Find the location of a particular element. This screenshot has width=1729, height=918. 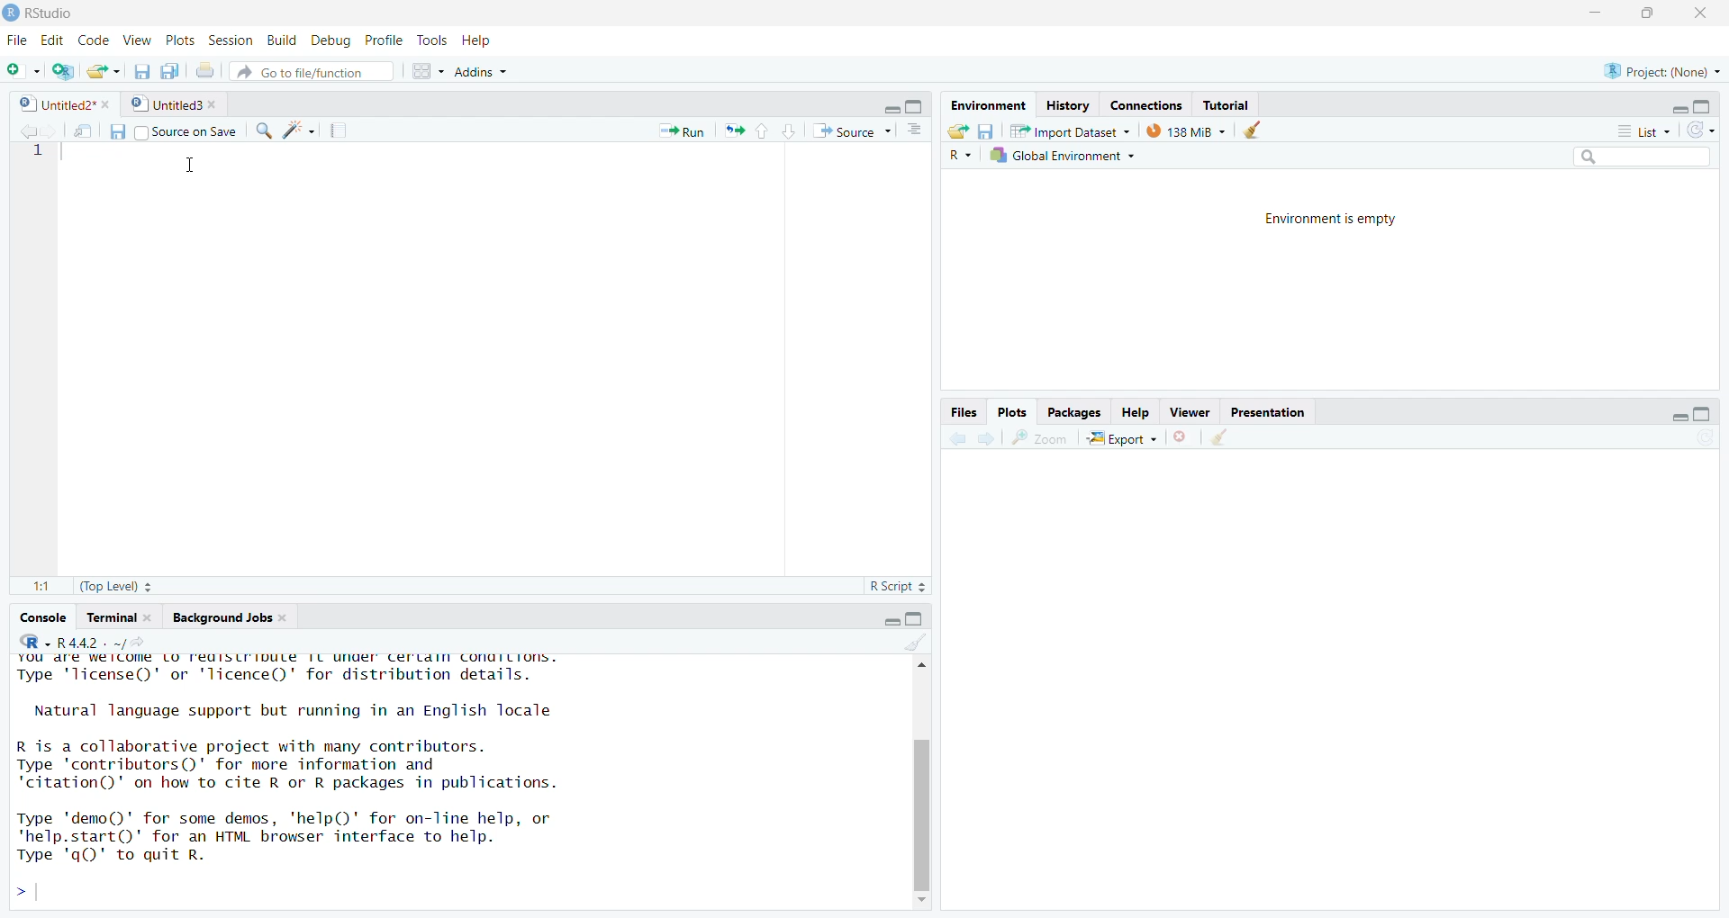

up/down is located at coordinates (772, 131).